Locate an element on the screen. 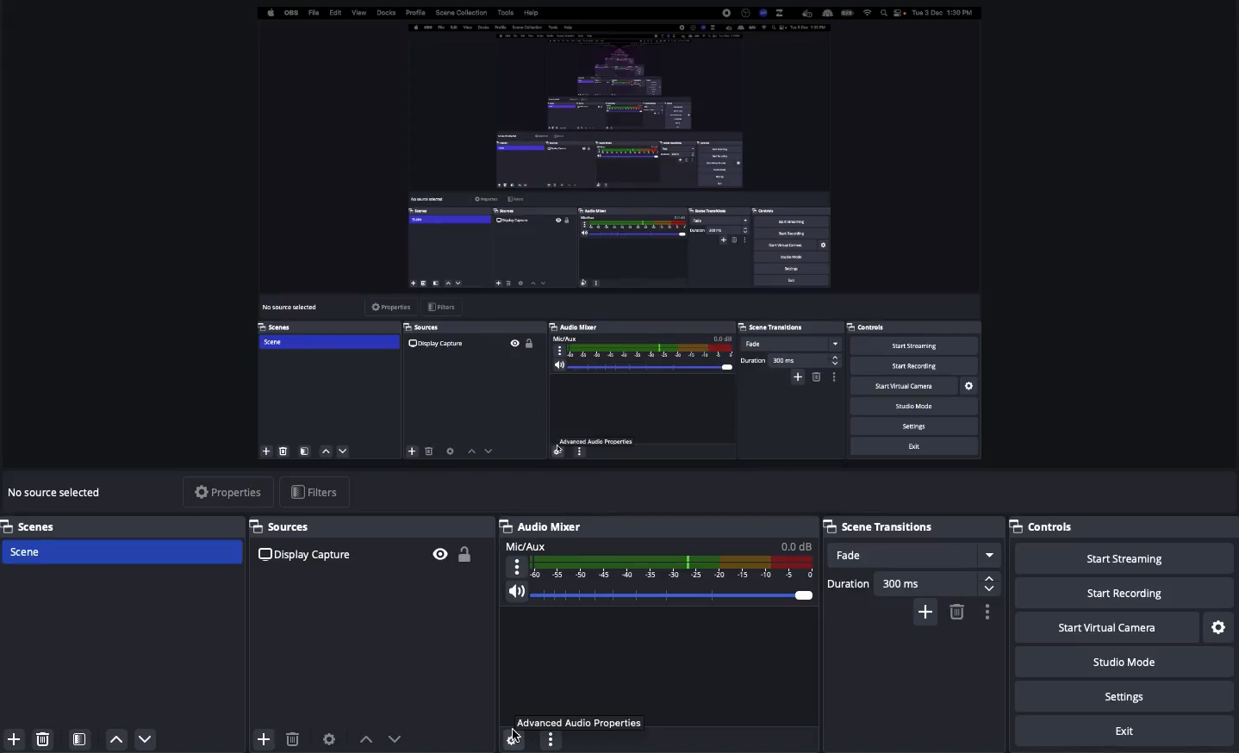  move down is located at coordinates (148, 733).